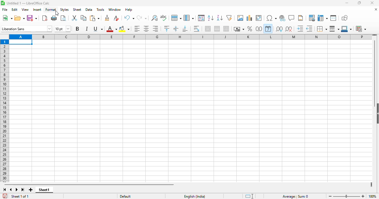 The width and height of the screenshot is (379, 199). I want to click on help, so click(129, 9).